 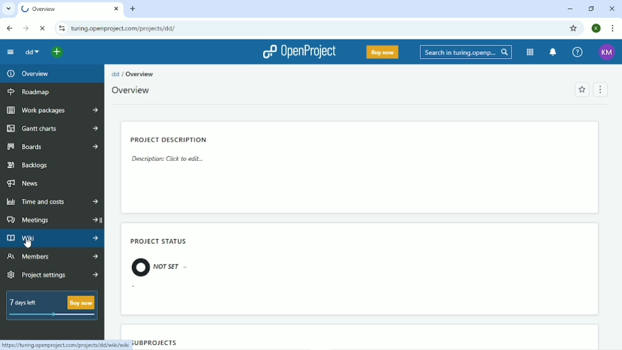 What do you see at coordinates (570, 9) in the screenshot?
I see `Minimize` at bounding box center [570, 9].